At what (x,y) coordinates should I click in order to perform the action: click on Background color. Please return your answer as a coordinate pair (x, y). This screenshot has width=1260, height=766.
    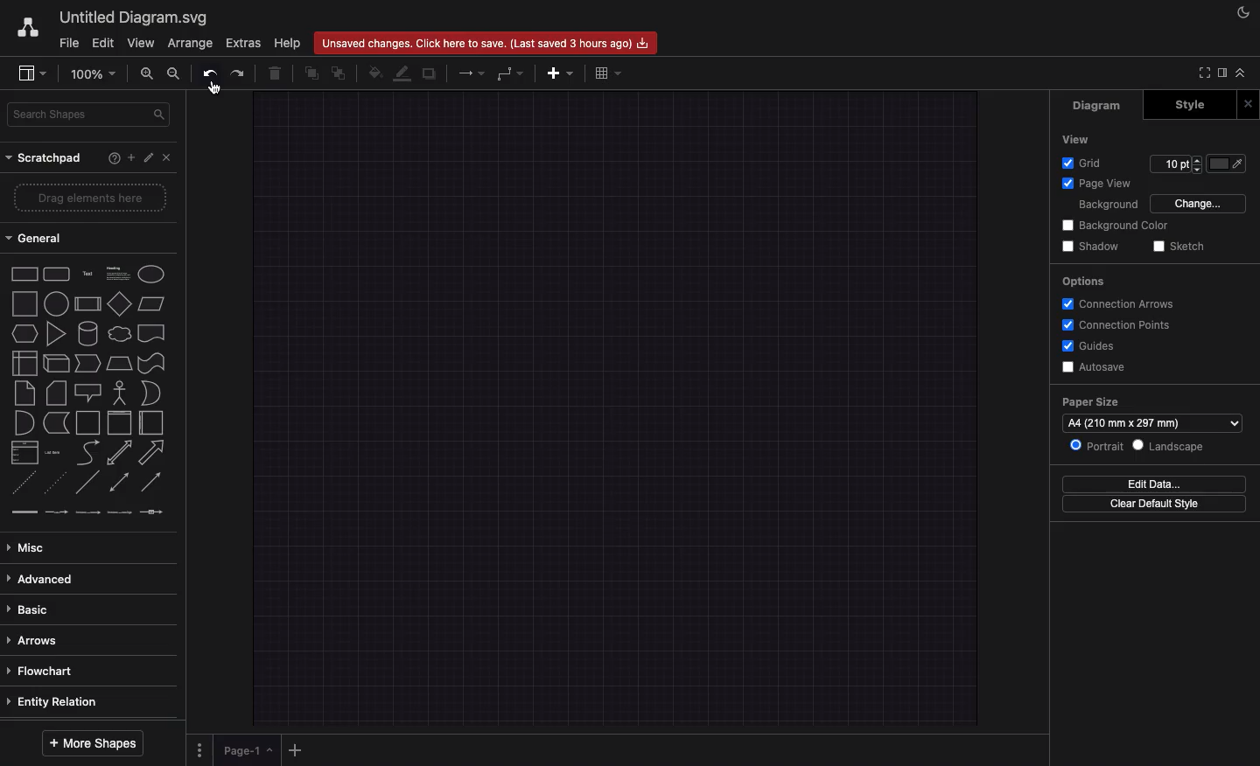
    Looking at the image, I should click on (1114, 225).